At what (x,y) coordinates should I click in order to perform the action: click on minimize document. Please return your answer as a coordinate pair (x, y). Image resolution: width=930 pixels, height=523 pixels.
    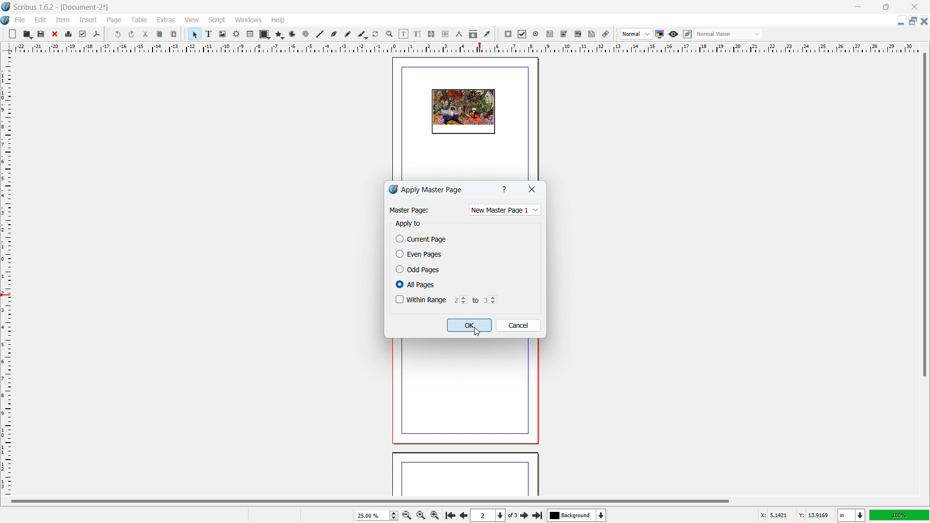
    Looking at the image, I should click on (899, 22).